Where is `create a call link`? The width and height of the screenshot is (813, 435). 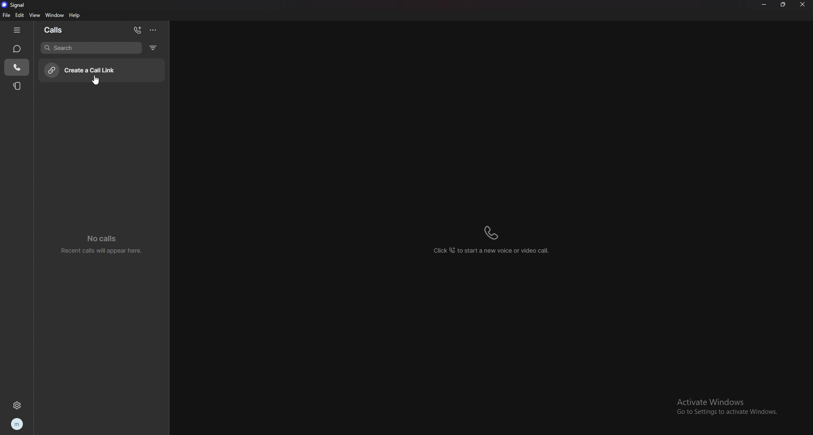
create a call link is located at coordinates (104, 69).